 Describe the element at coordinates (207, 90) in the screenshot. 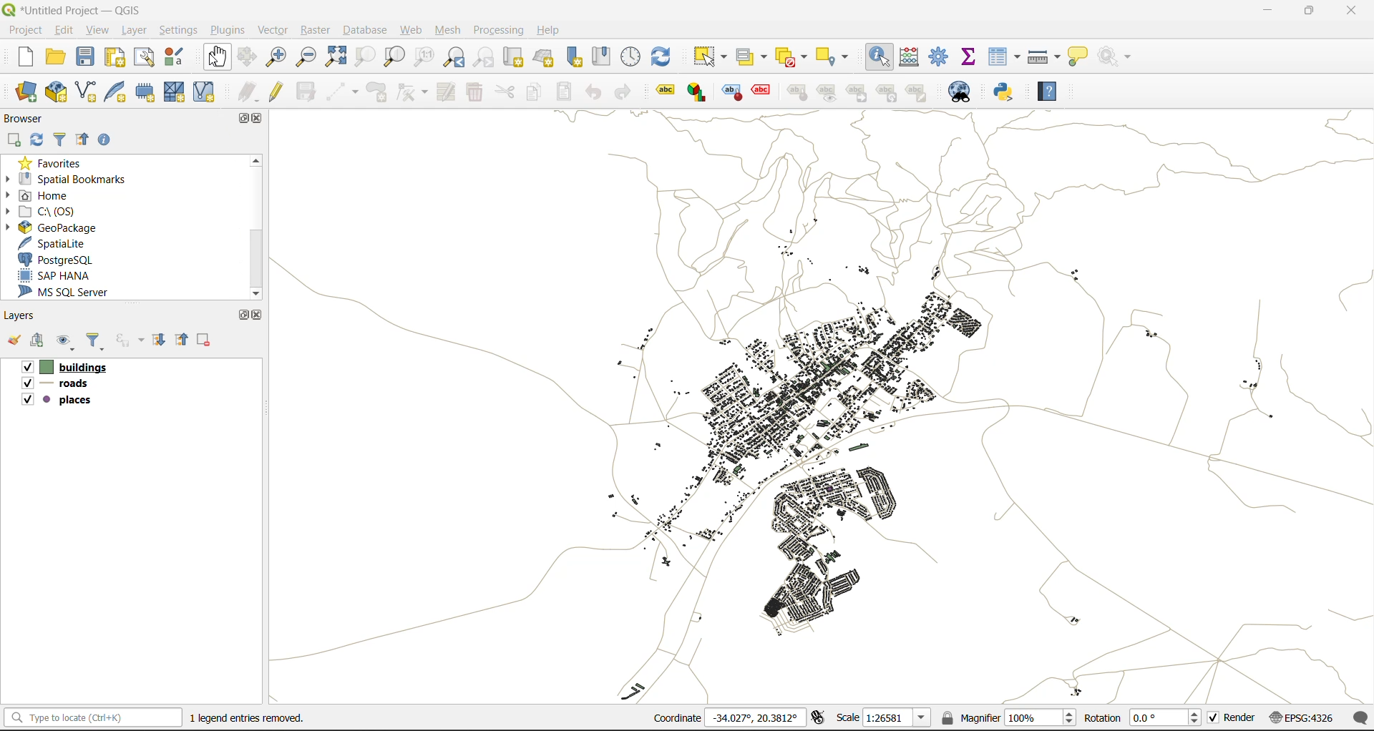

I see `new virtual layer` at that location.